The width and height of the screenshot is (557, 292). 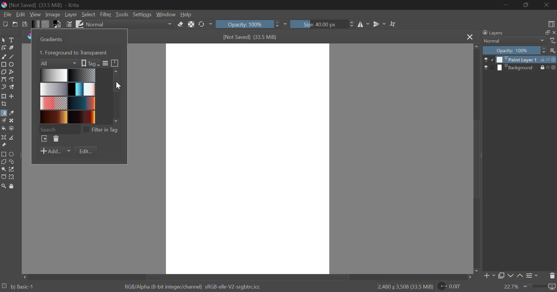 What do you see at coordinates (364, 25) in the screenshot?
I see `Vertical Mirror Flip` at bounding box center [364, 25].